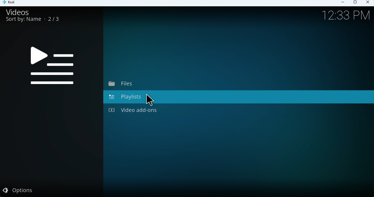 The height and width of the screenshot is (197, 374). What do you see at coordinates (344, 4) in the screenshot?
I see `Minimize` at bounding box center [344, 4].